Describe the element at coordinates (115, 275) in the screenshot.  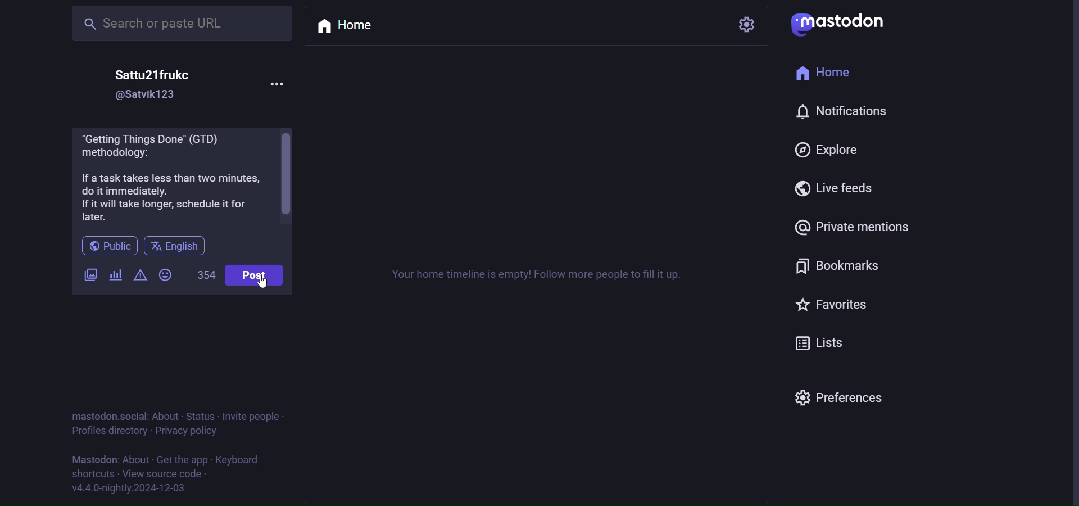
I see `poll` at that location.